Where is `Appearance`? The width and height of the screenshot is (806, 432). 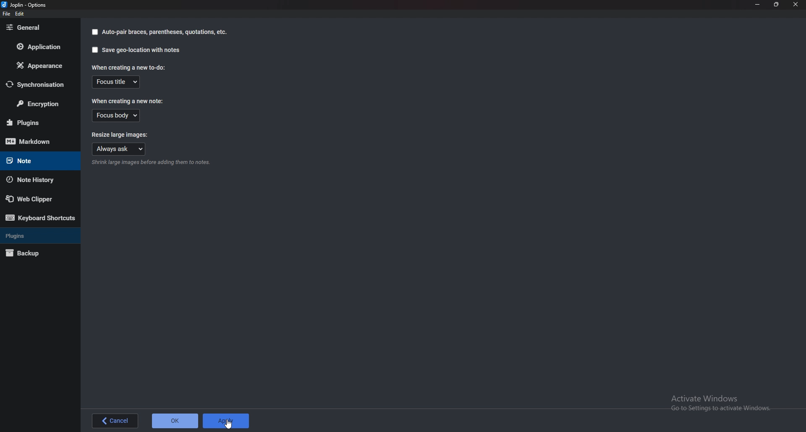 Appearance is located at coordinates (40, 65).